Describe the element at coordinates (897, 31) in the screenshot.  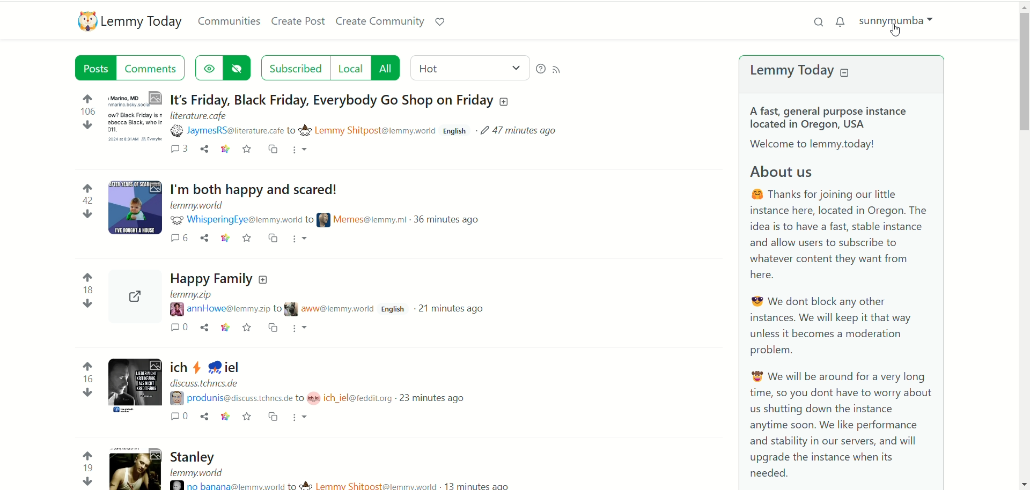
I see `cursor` at that location.